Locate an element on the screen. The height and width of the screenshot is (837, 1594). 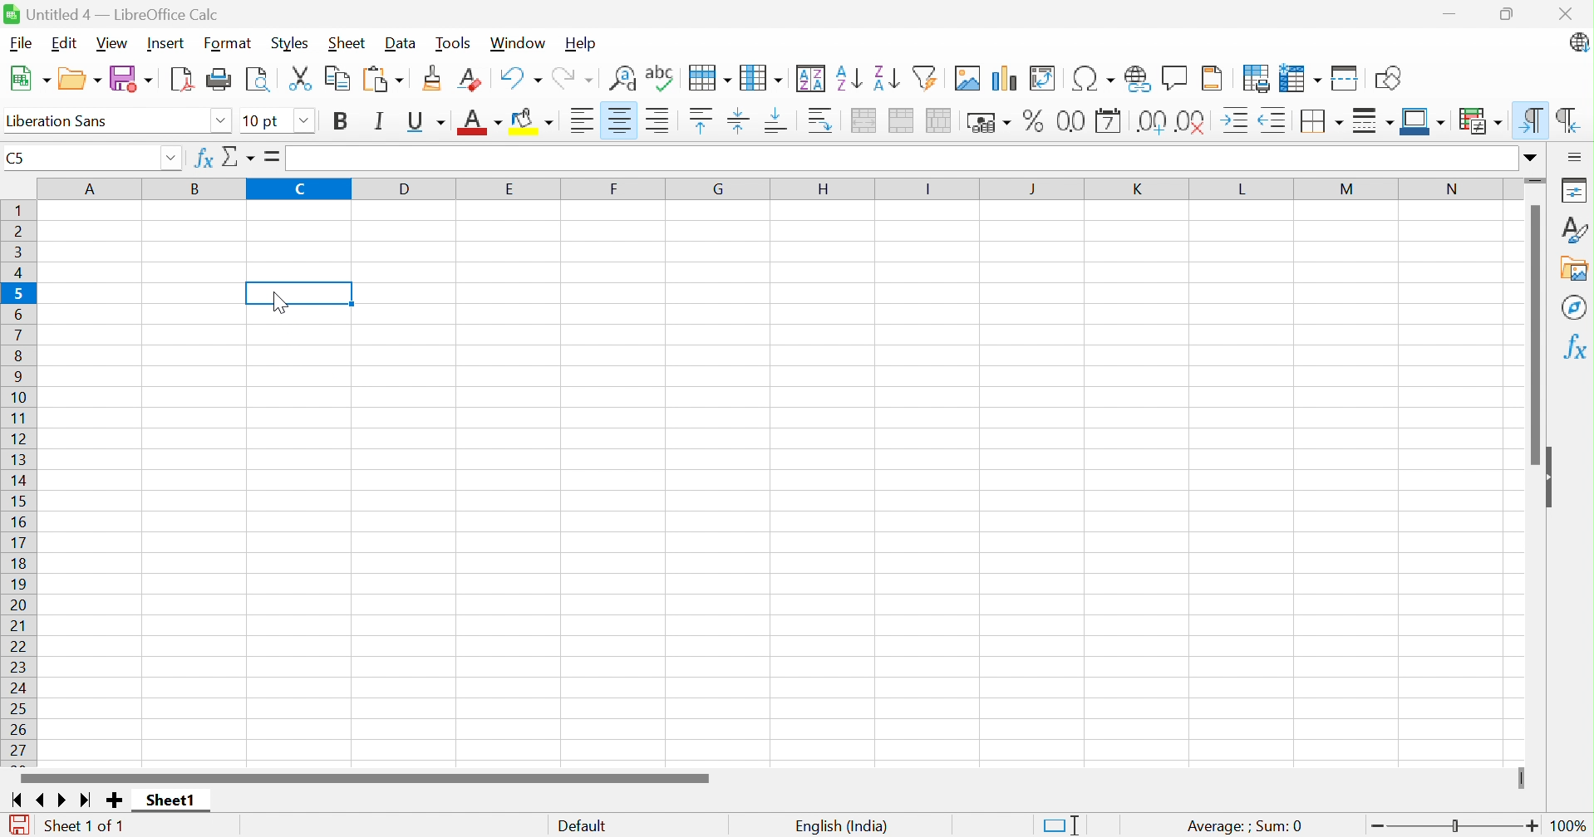
100% is located at coordinates (1569, 825).